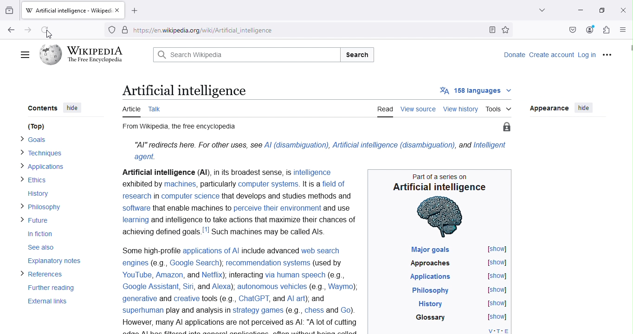 Image resolution: width=633 pixels, height=334 pixels. What do you see at coordinates (388, 146) in the screenshot?
I see `Al (disambiguation), Artificial intelligence (disambiguation), and Intelligent` at bounding box center [388, 146].